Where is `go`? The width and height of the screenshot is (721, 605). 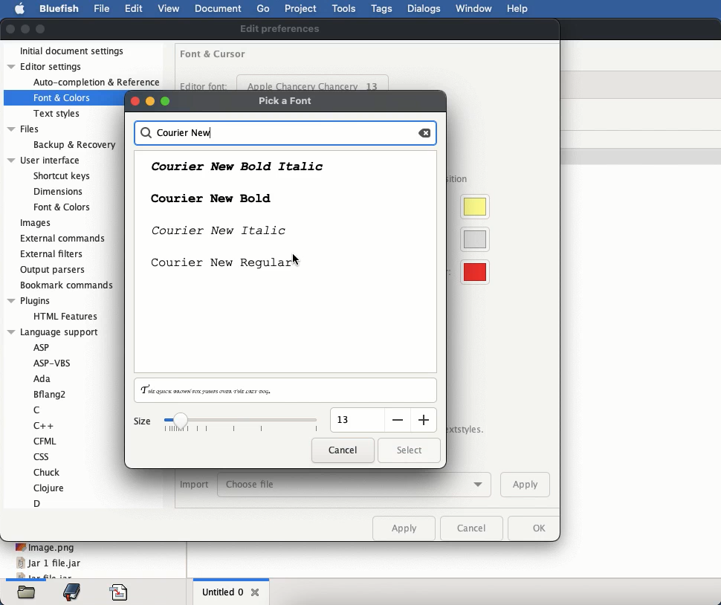 go is located at coordinates (264, 8).